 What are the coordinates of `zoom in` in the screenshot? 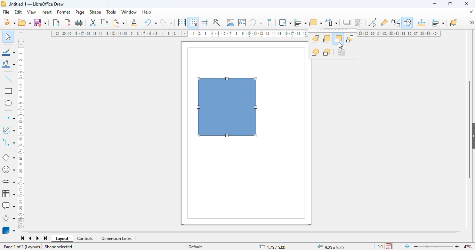 It's located at (458, 247).